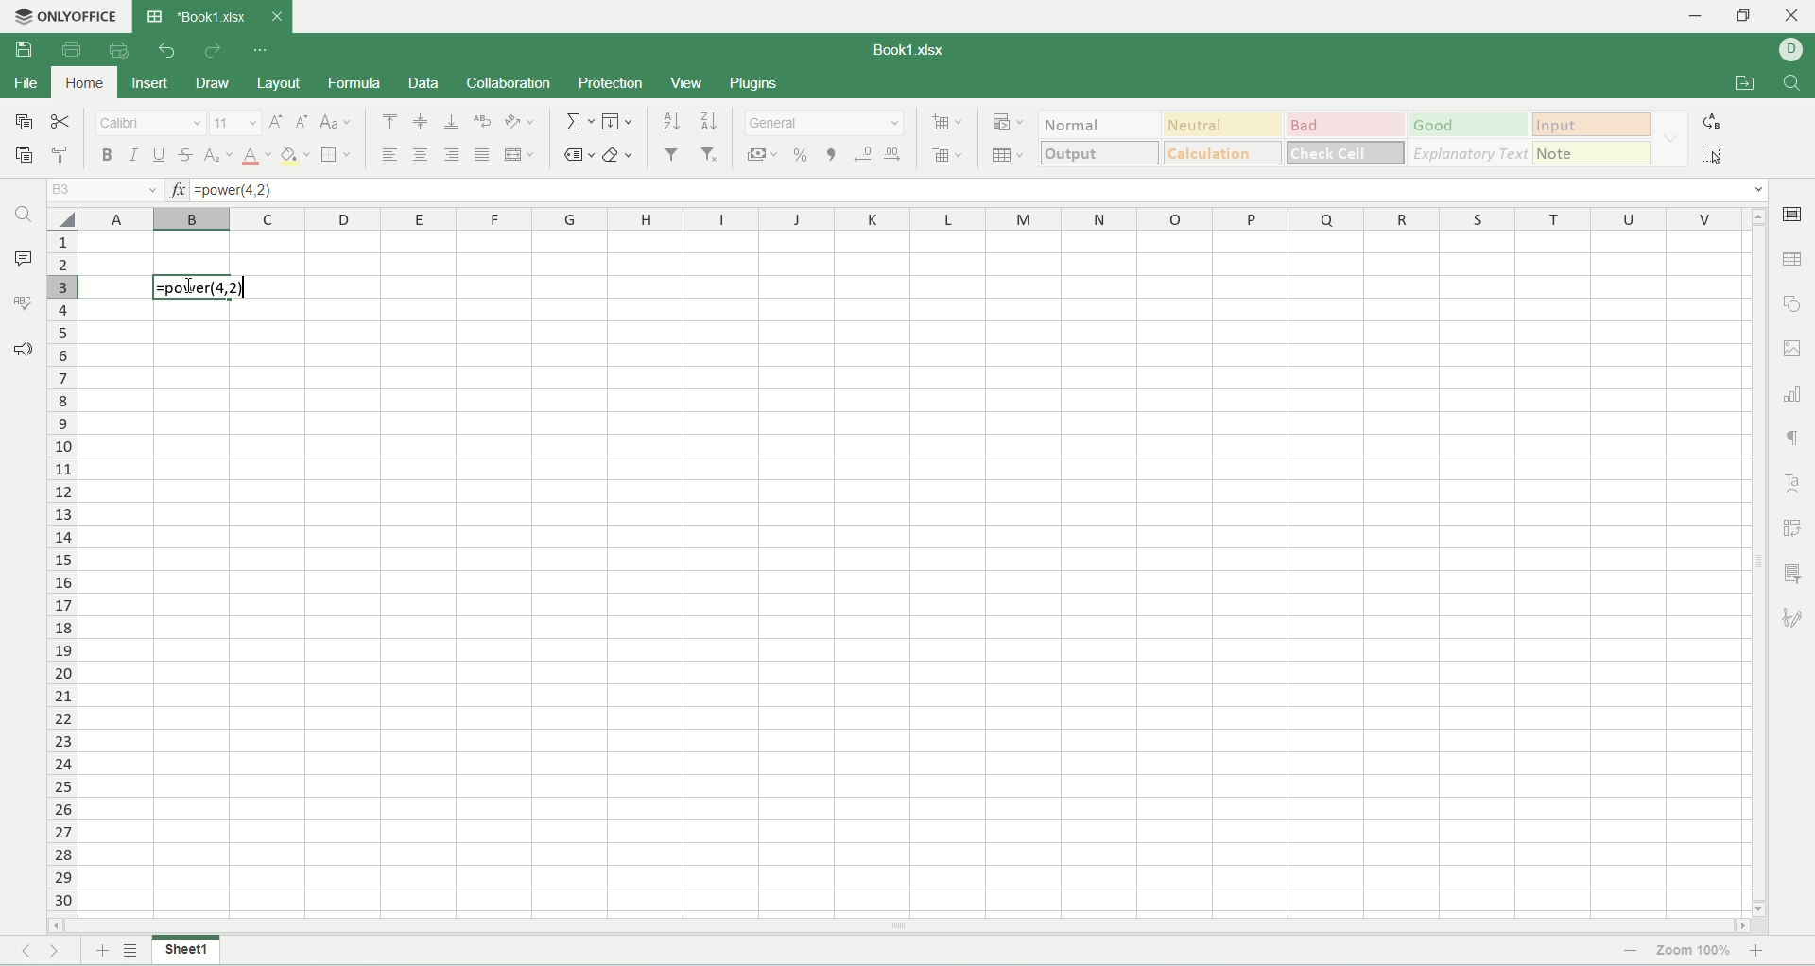 This screenshot has height=966, width=1815. Describe the element at coordinates (805, 155) in the screenshot. I see `percent style` at that location.